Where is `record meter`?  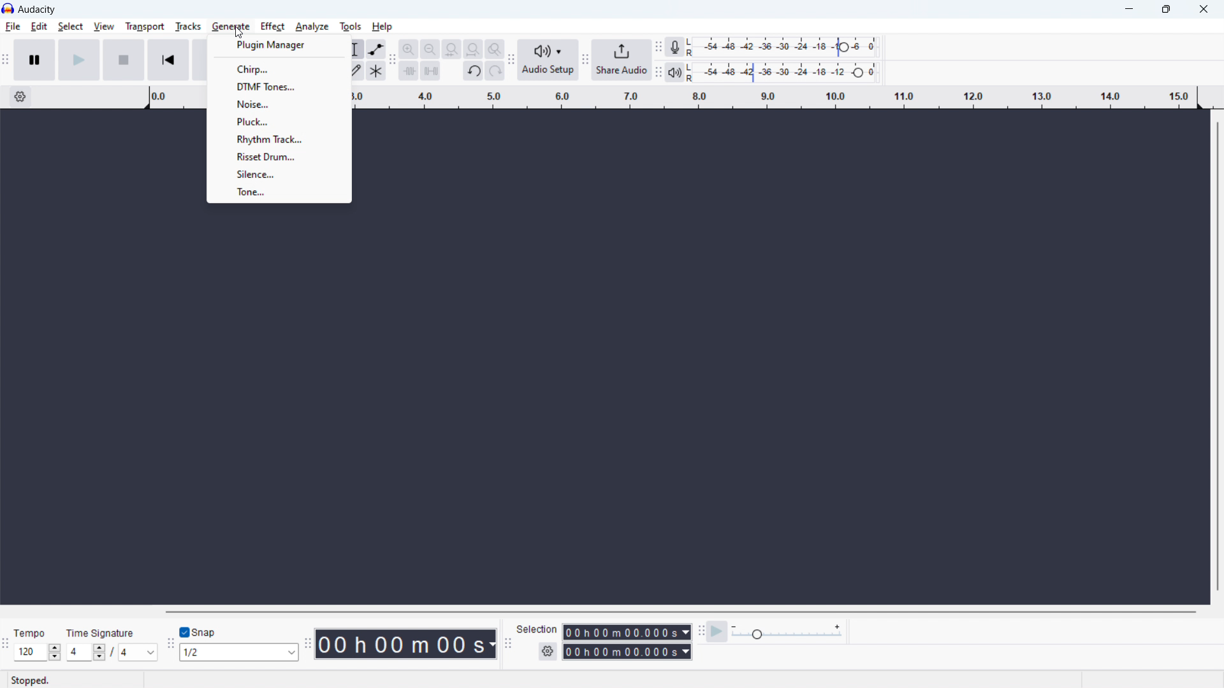
record meter is located at coordinates (787, 47).